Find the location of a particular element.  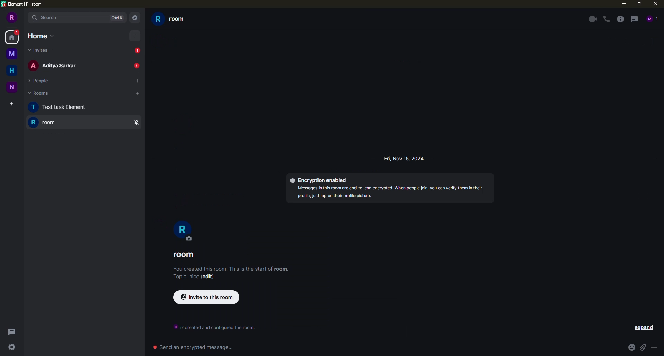

room is located at coordinates (45, 122).